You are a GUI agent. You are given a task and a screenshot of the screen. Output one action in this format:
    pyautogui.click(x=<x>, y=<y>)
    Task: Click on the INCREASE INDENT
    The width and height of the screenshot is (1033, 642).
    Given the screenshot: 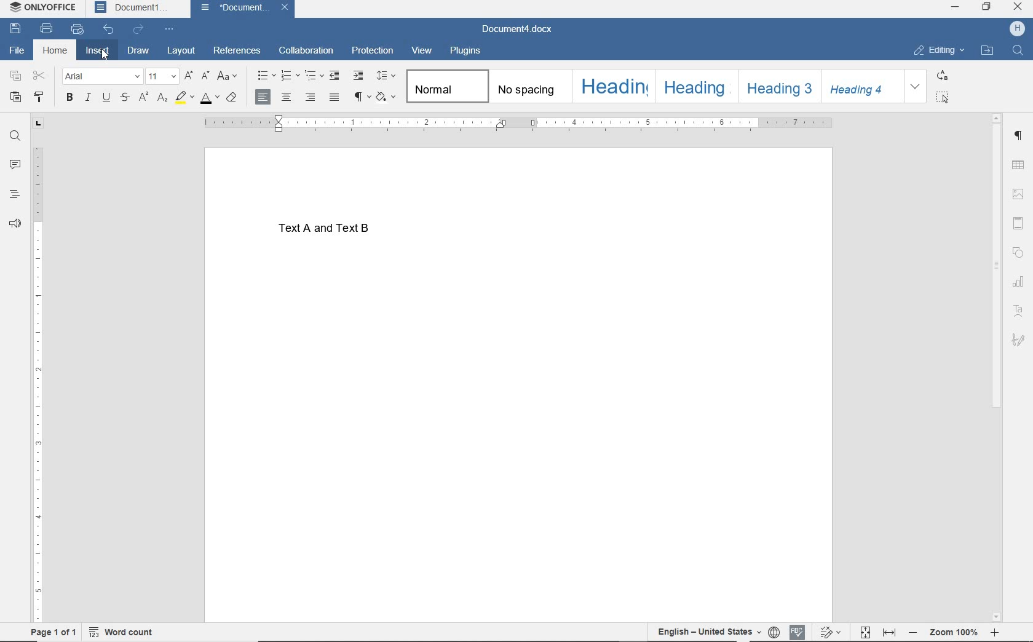 What is the action you would take?
    pyautogui.click(x=358, y=76)
    